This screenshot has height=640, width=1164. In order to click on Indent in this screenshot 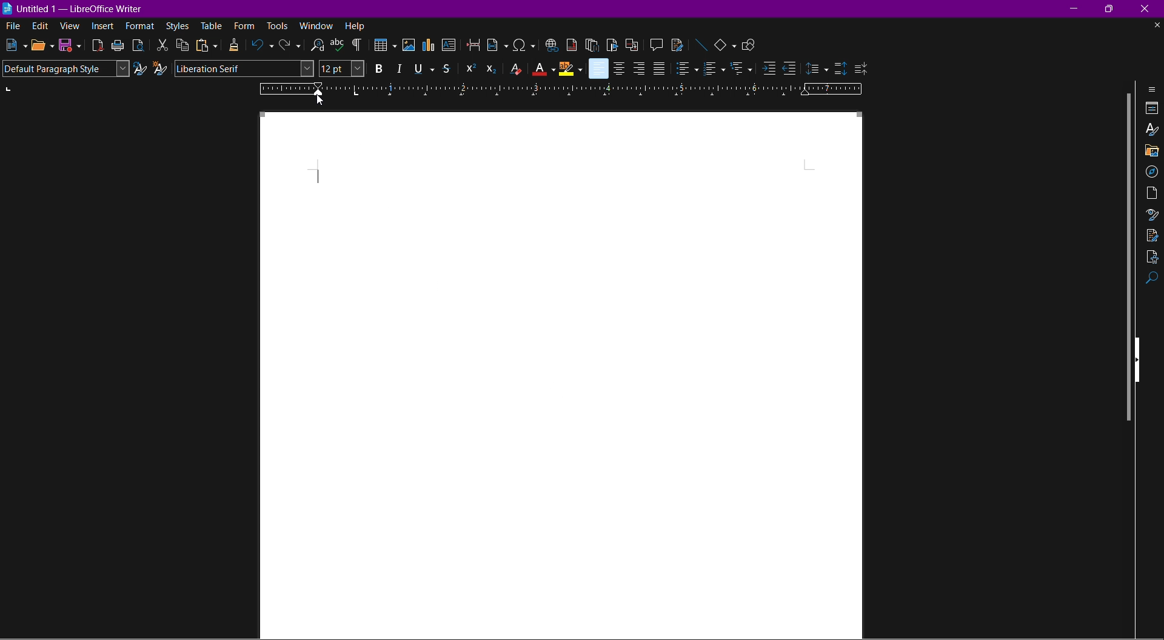, I will do `click(357, 45)`.